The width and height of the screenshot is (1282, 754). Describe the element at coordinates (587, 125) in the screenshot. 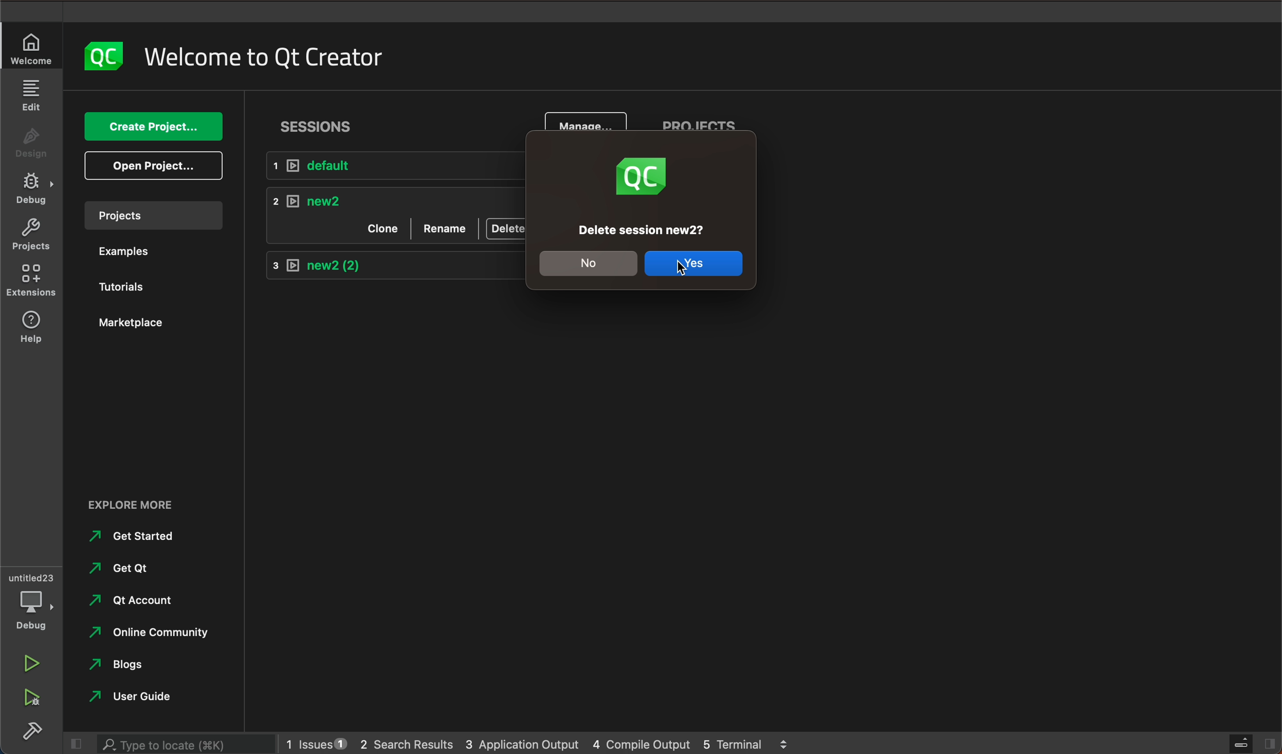

I see `manage` at that location.